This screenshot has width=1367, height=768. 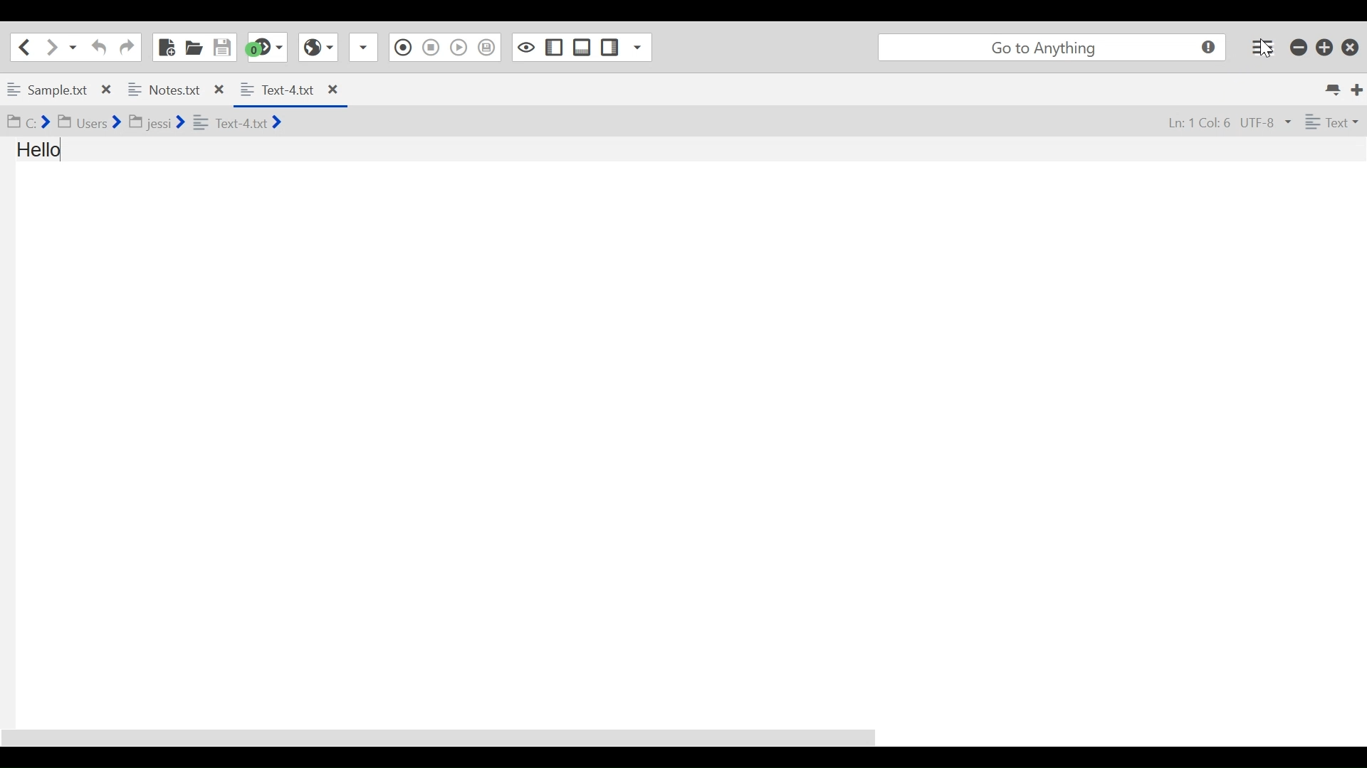 What do you see at coordinates (1336, 90) in the screenshot?
I see `List all tabs` at bounding box center [1336, 90].